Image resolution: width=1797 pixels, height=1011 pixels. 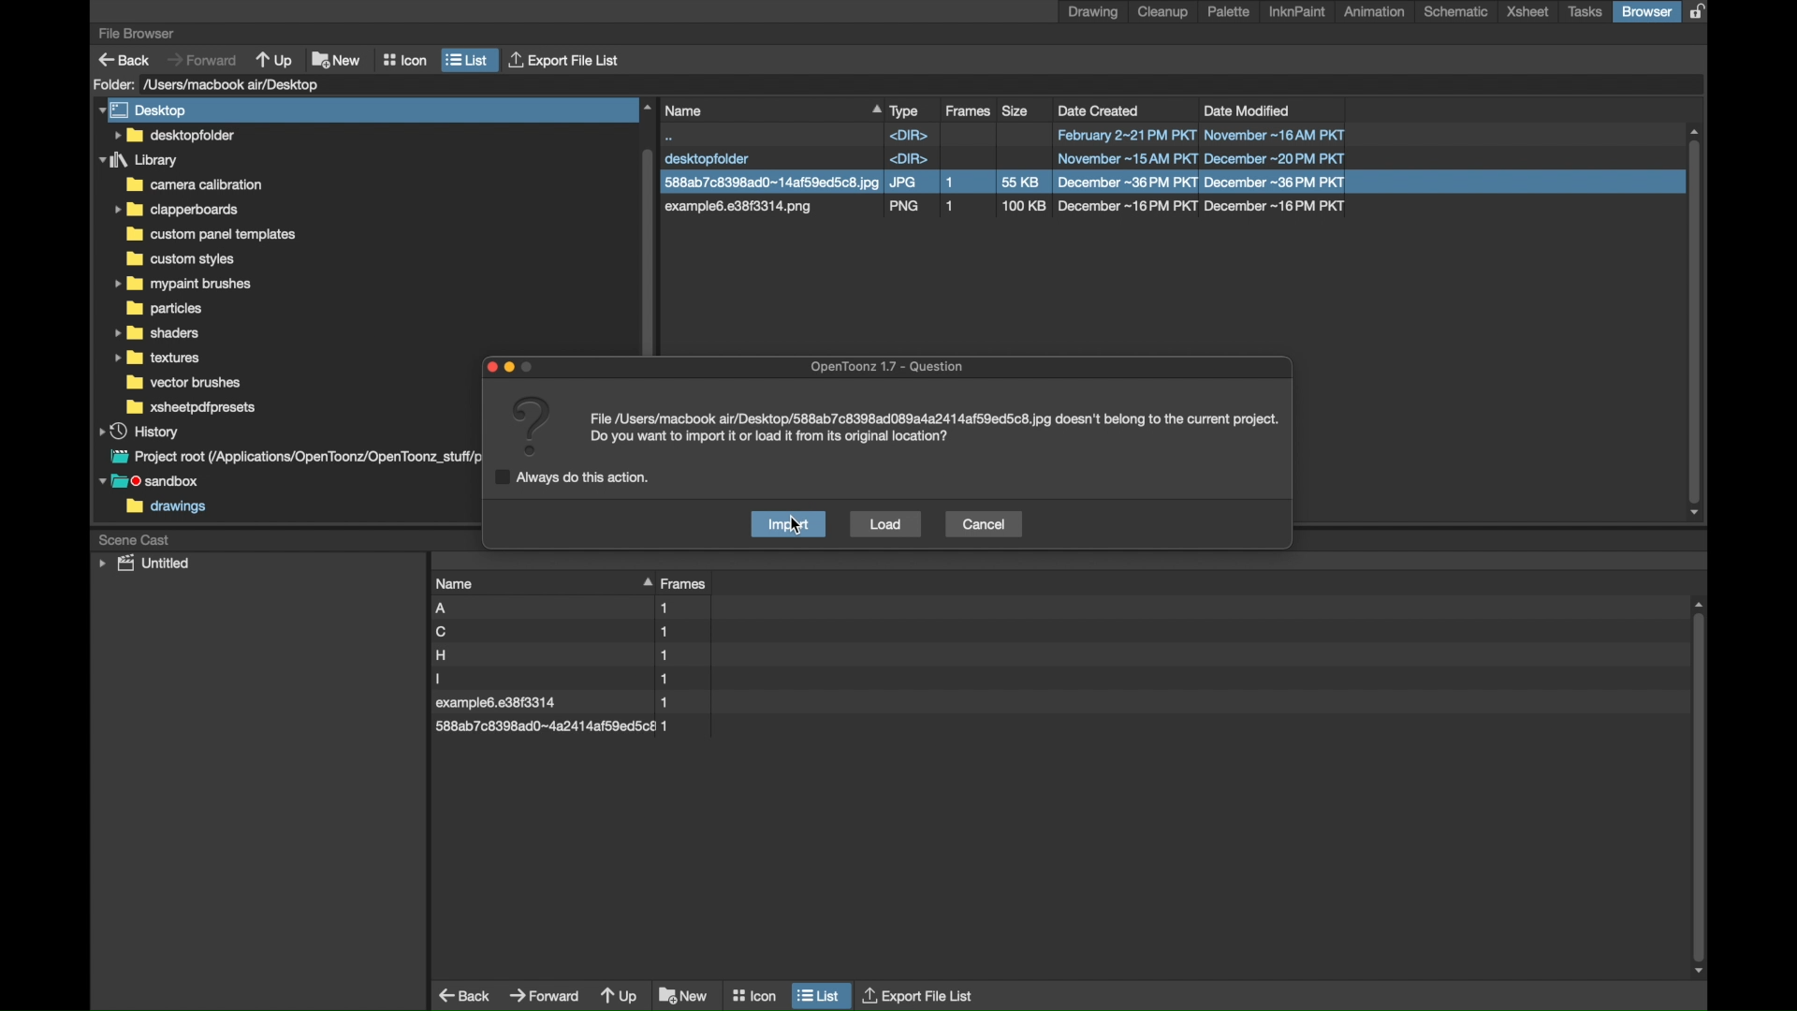 I want to click on frames, so click(x=687, y=584).